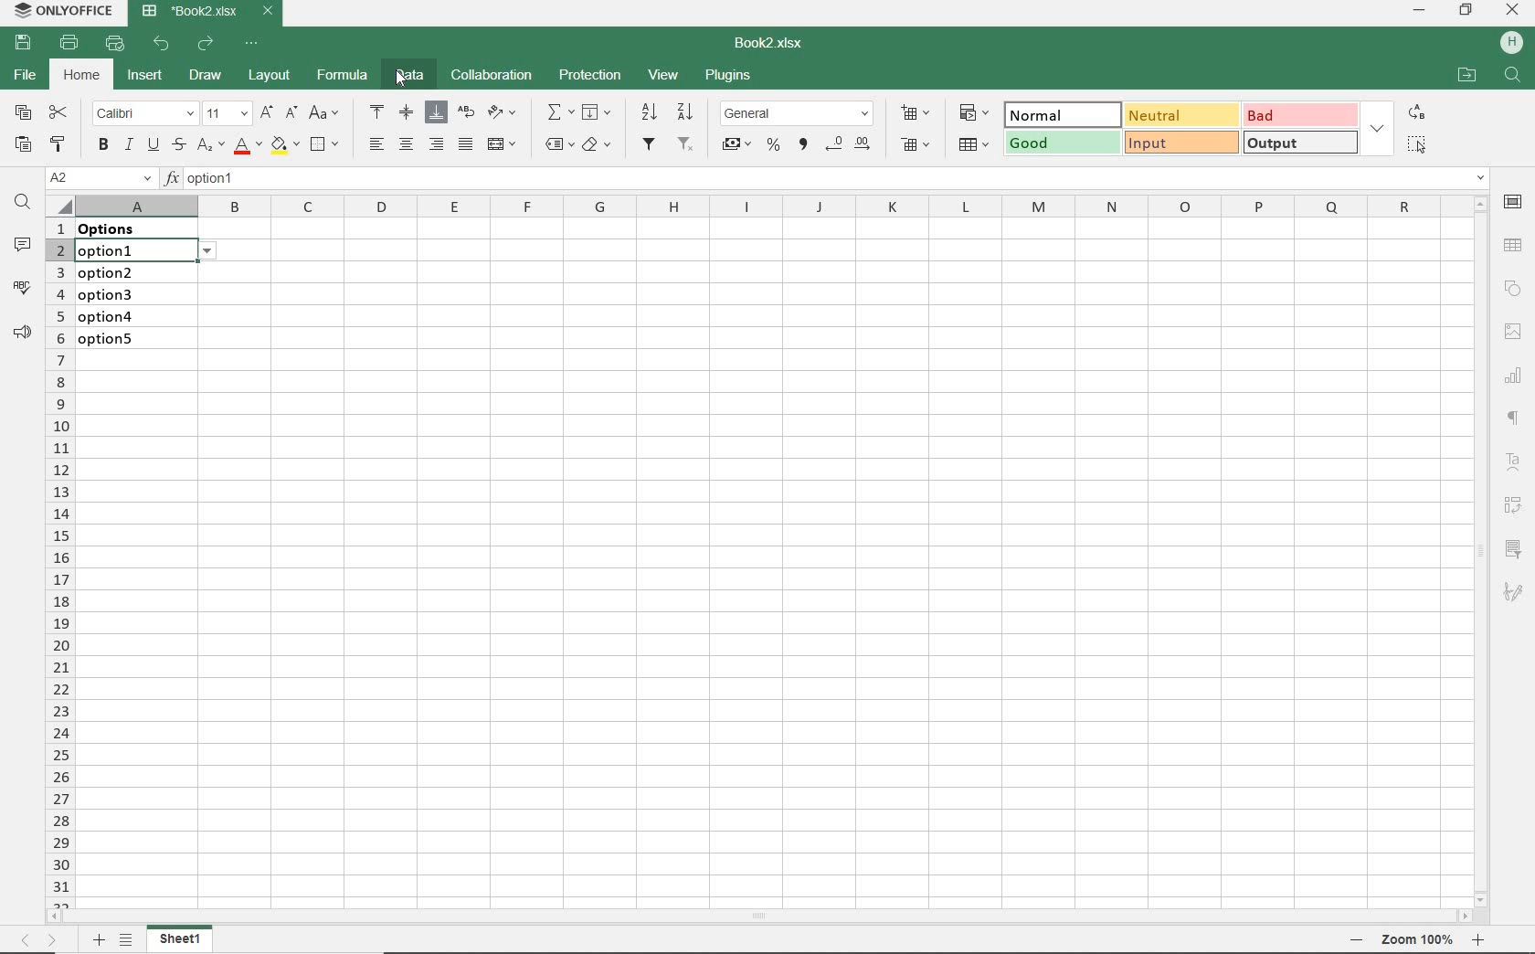 The height and width of the screenshot is (954, 1535). What do you see at coordinates (324, 144) in the screenshot?
I see `BORDERS` at bounding box center [324, 144].